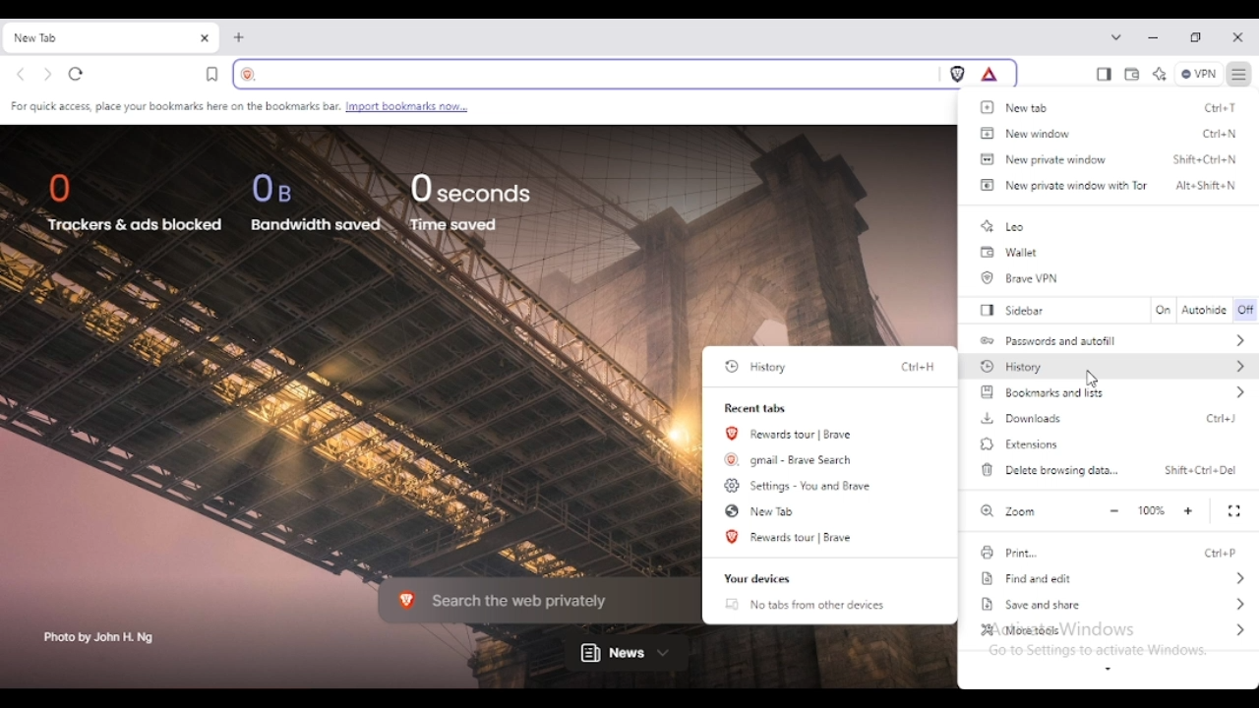 The width and height of the screenshot is (1259, 708). I want to click on 0 seconds time saved, so click(471, 202).